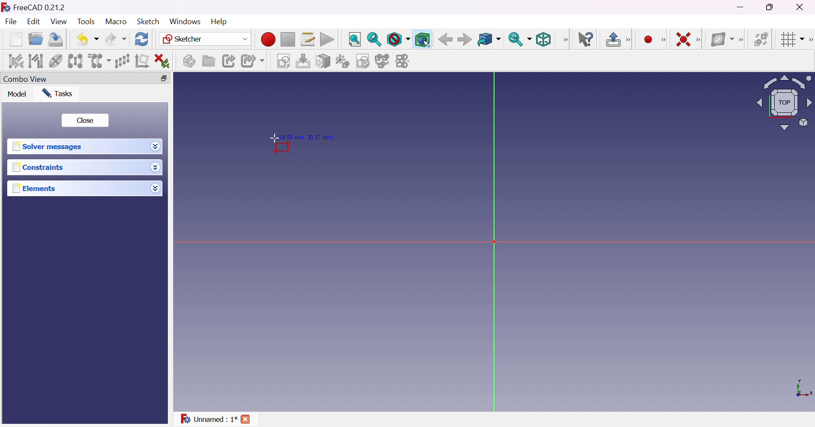 Image resolution: width=815 pixels, height=427 pixels. Describe the element at coordinates (342, 61) in the screenshot. I see `Reorient sketch...` at that location.